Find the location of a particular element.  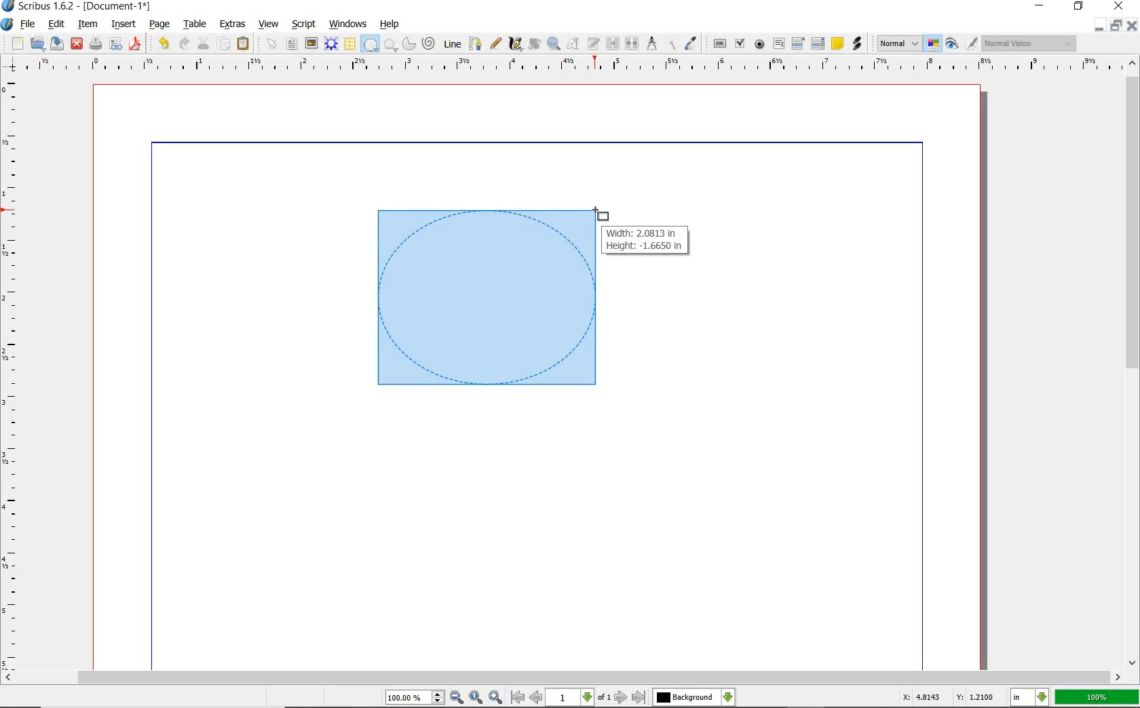

drawing shape is located at coordinates (484, 298).